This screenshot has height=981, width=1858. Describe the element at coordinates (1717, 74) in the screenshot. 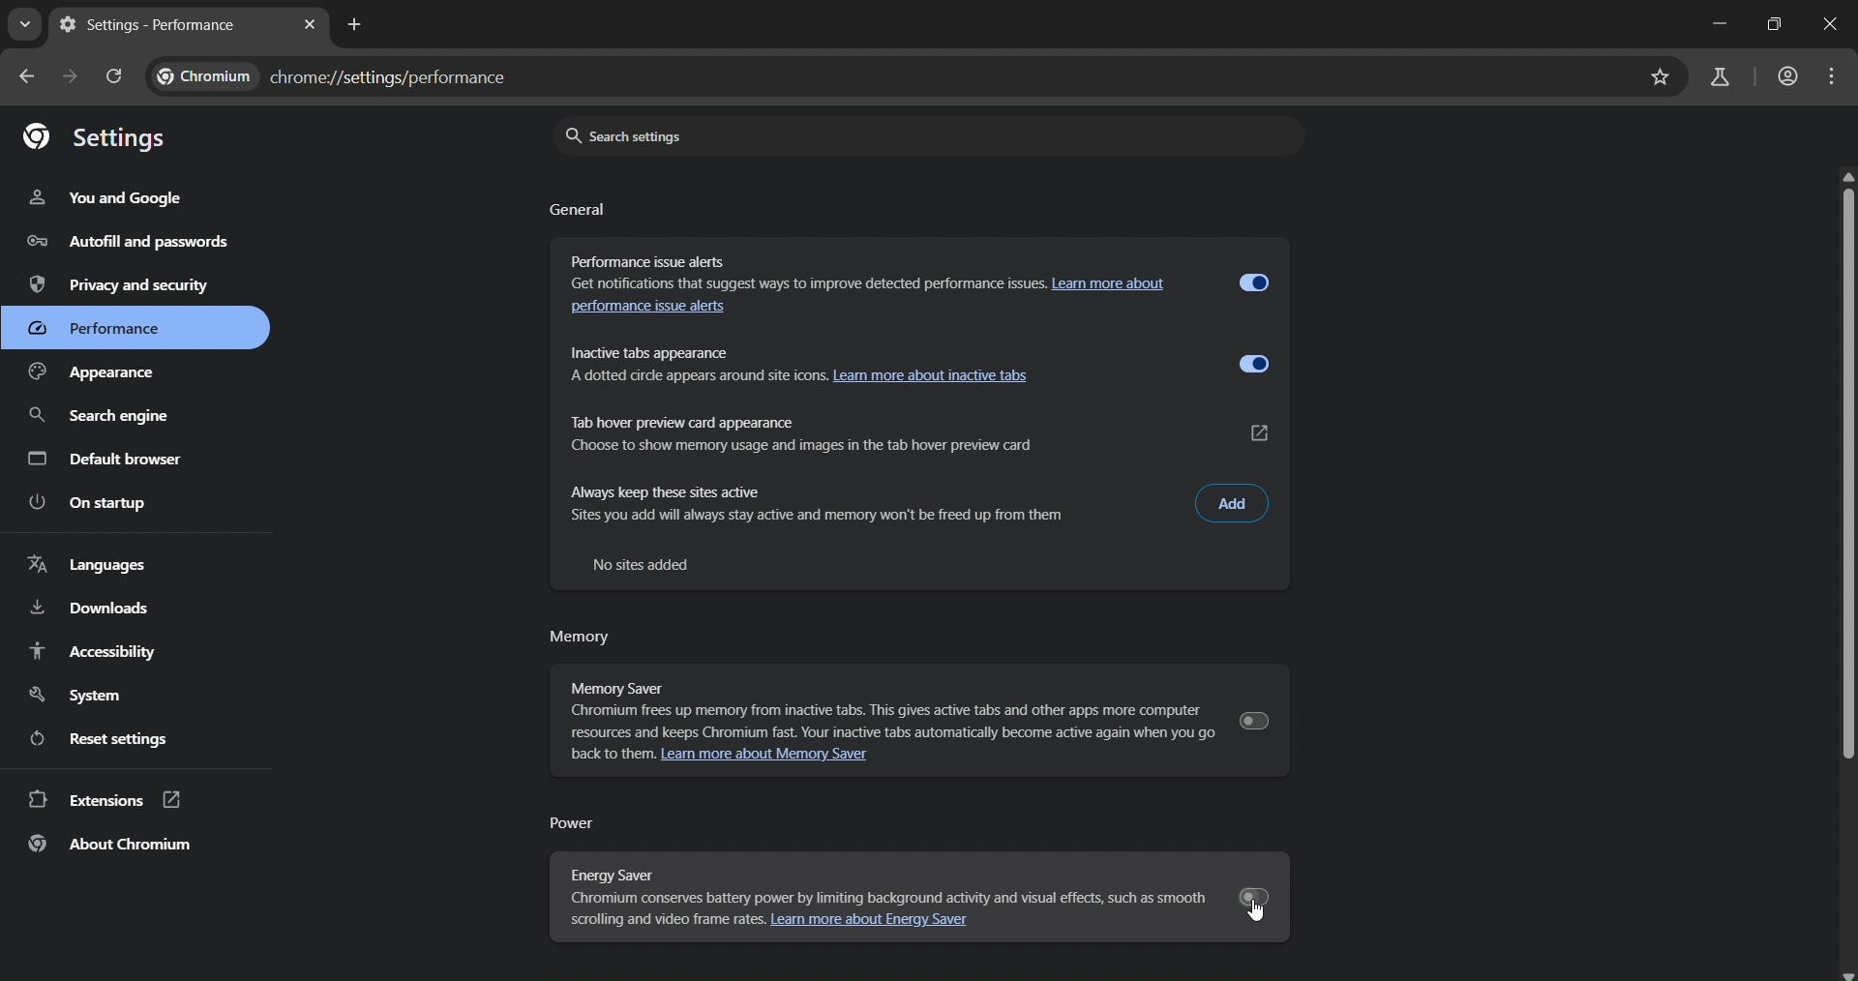

I see `search labs` at that location.